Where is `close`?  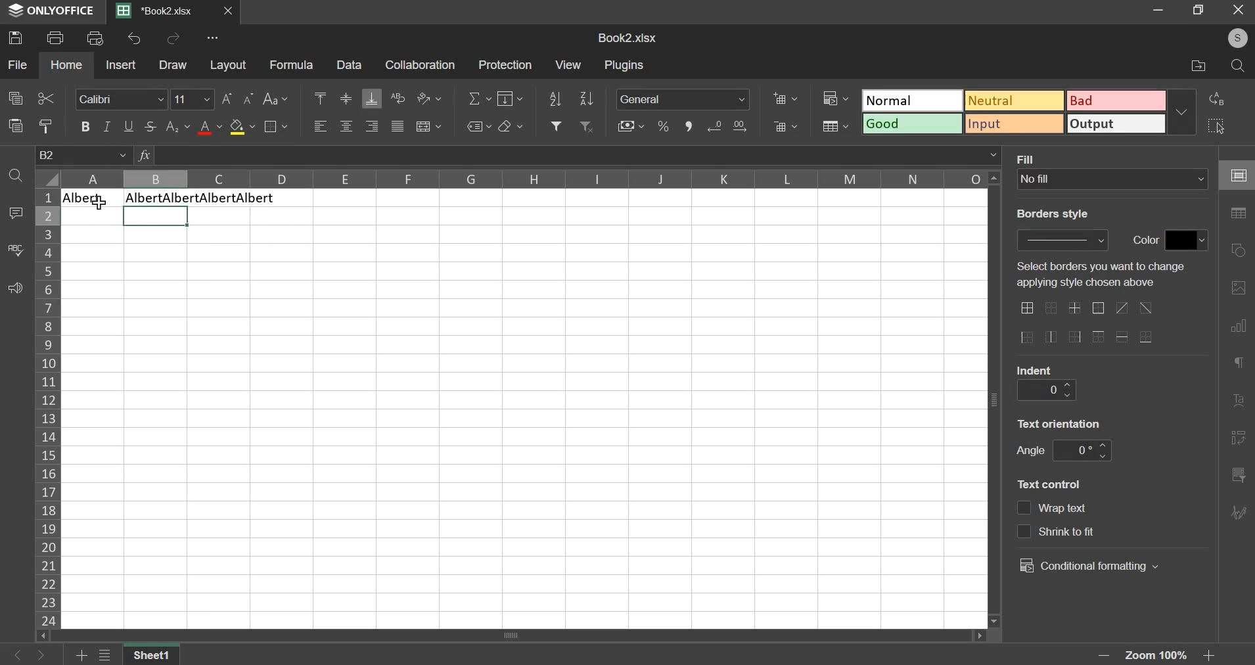 close is located at coordinates (230, 11).